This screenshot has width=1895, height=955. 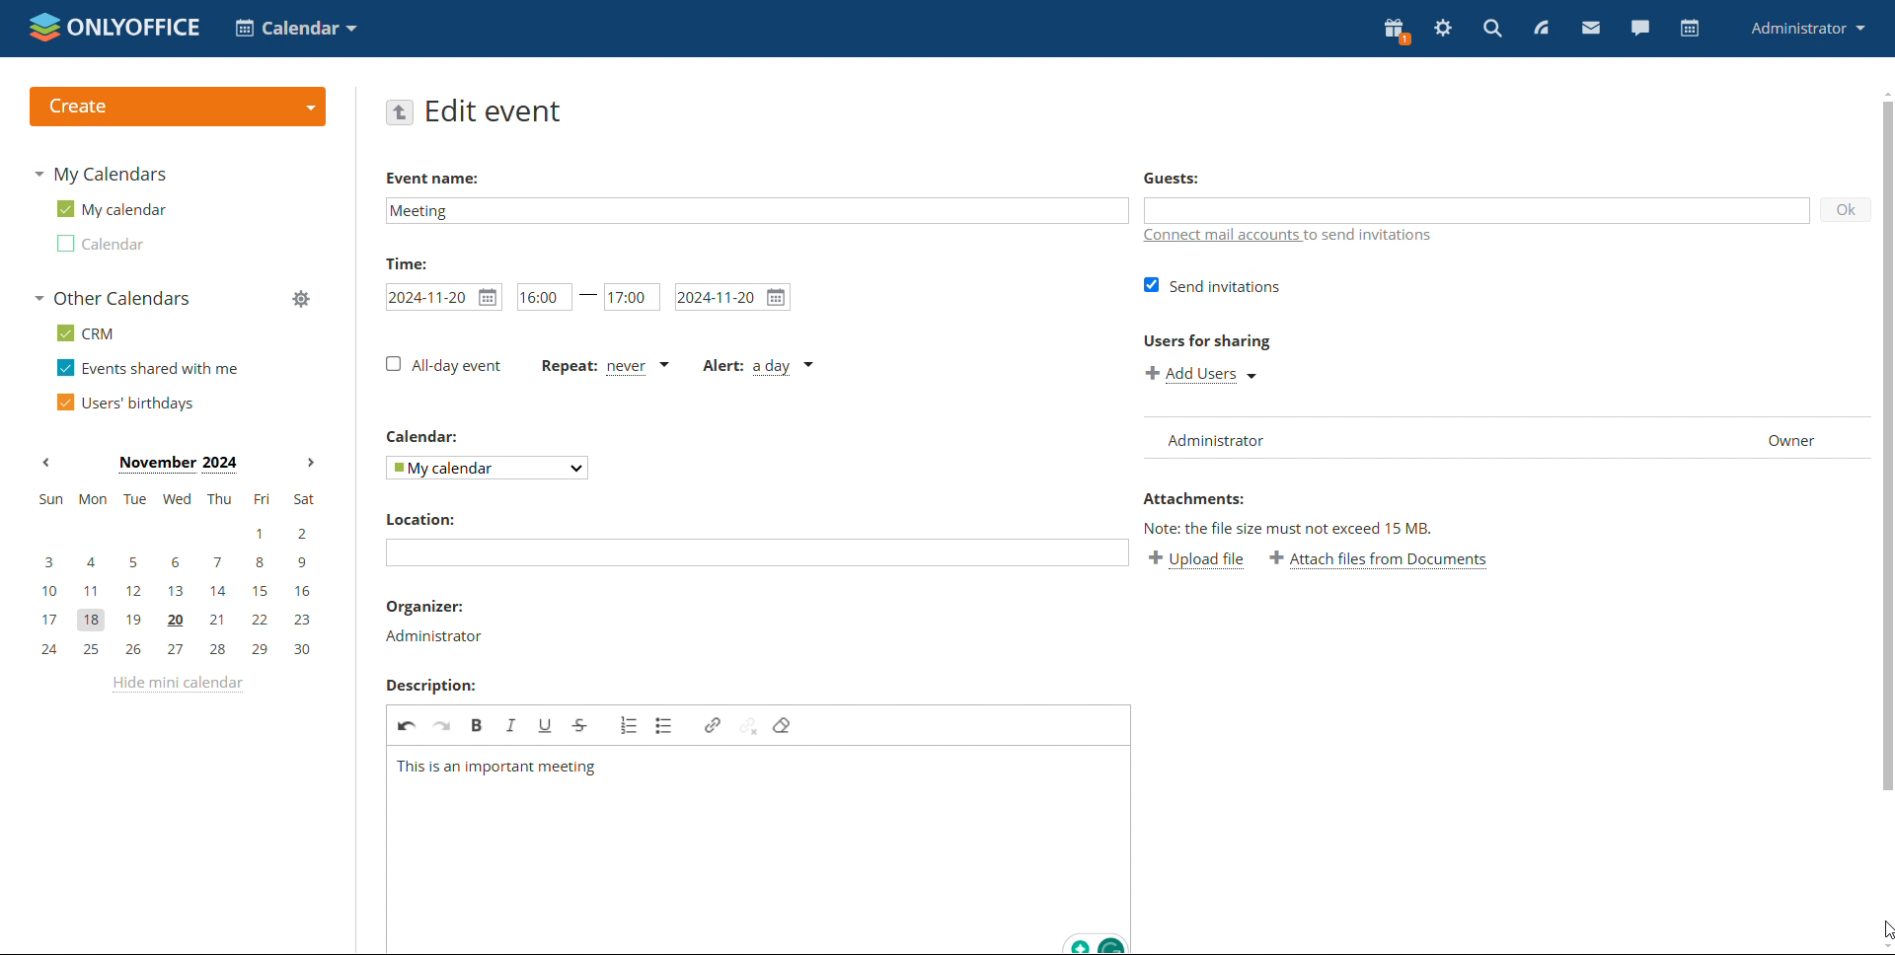 What do you see at coordinates (295, 28) in the screenshot?
I see `select application` at bounding box center [295, 28].